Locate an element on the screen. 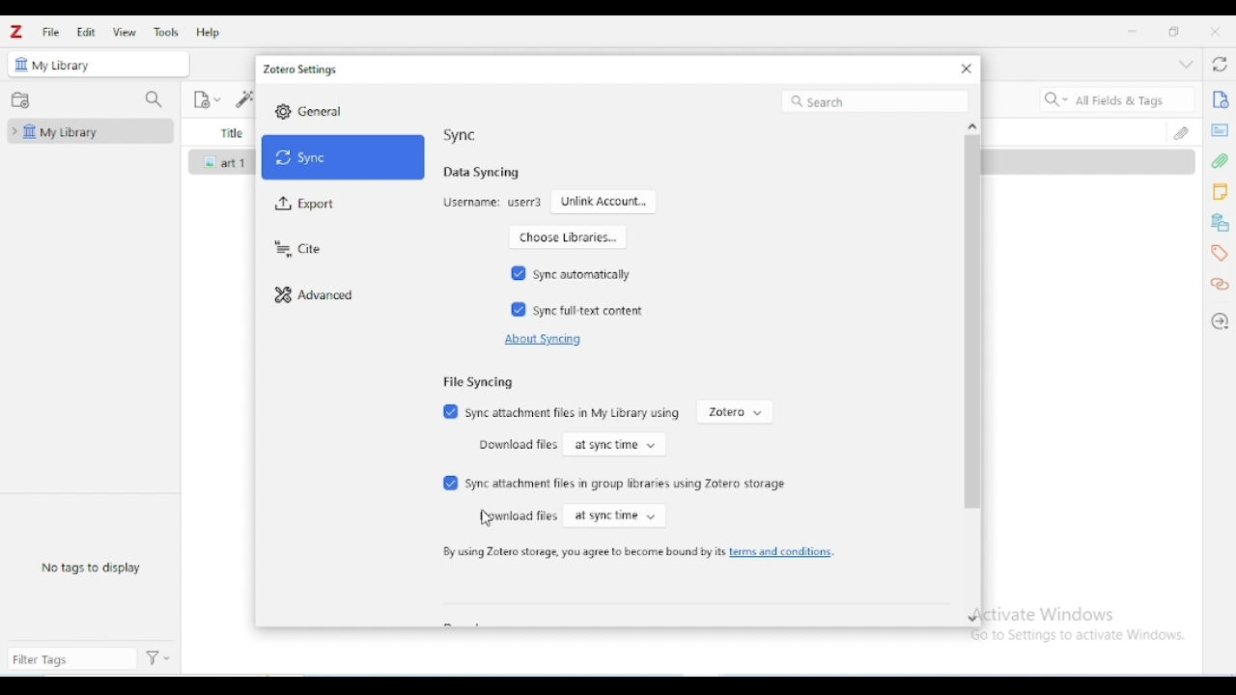 The height and width of the screenshot is (695, 1236). filter collections is located at coordinates (153, 99).